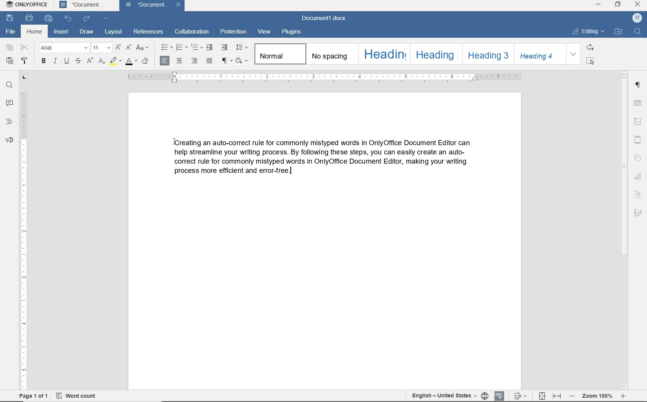 The height and width of the screenshot is (402, 647). What do you see at coordinates (485, 395) in the screenshot?
I see `set document language` at bounding box center [485, 395].